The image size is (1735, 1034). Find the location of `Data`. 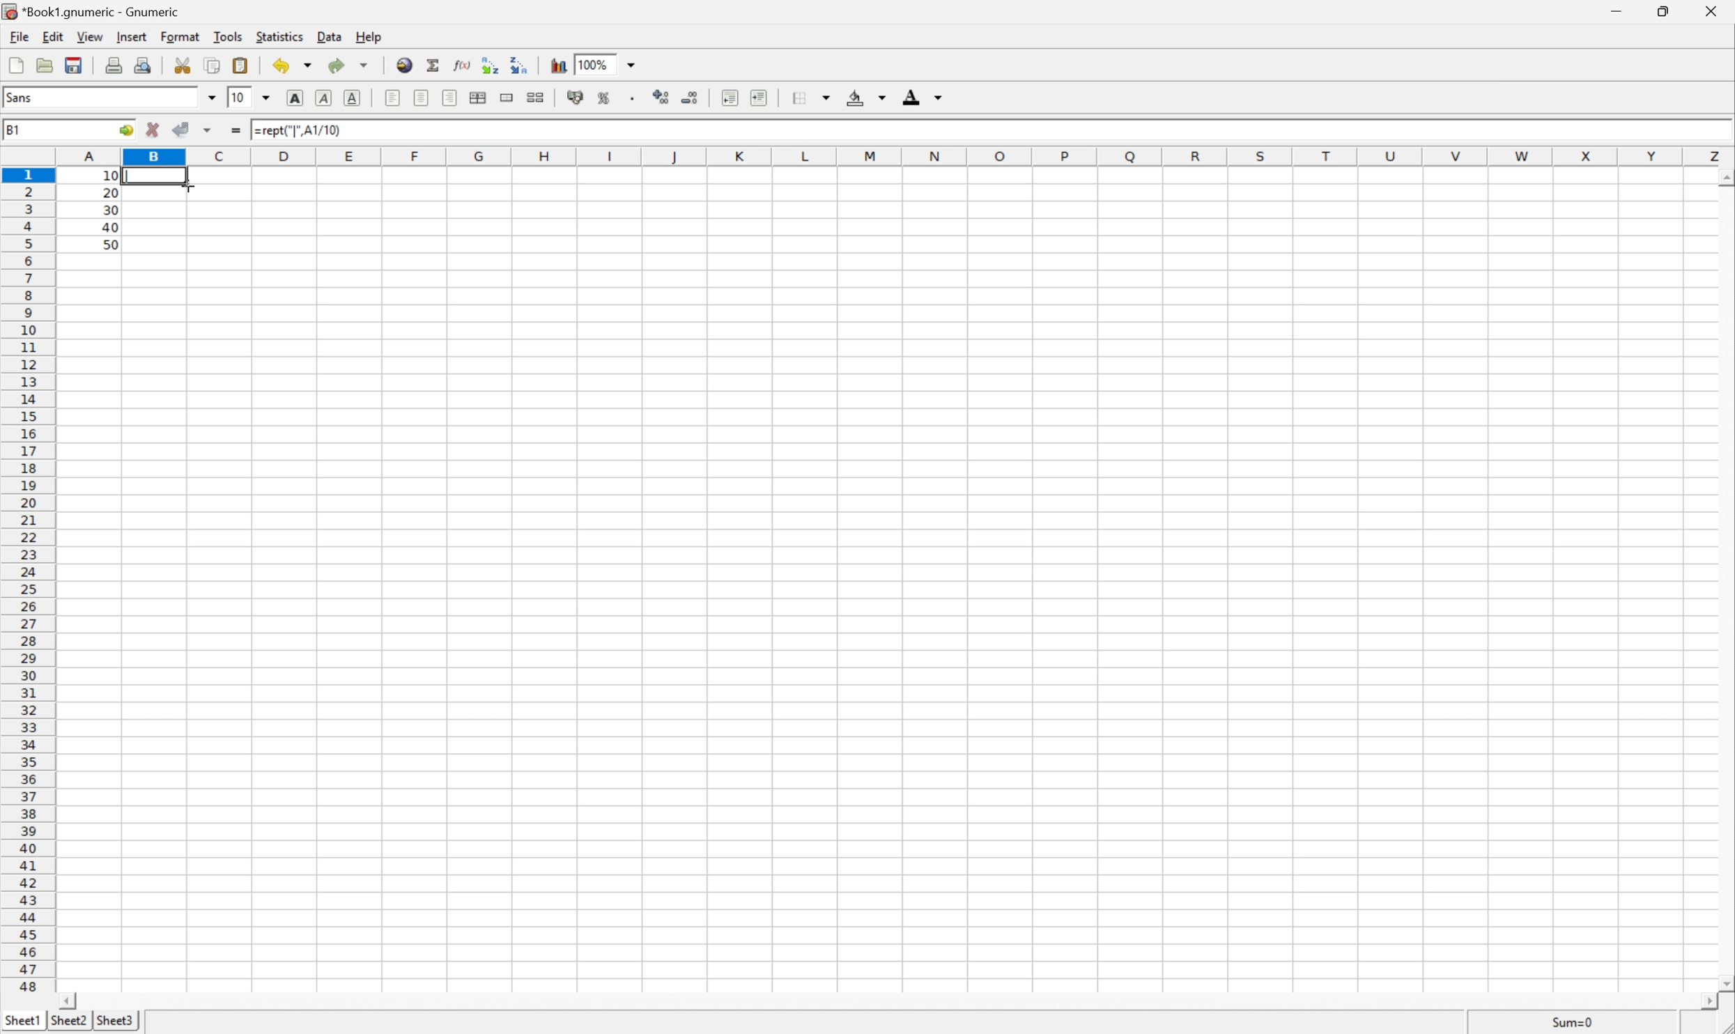

Data is located at coordinates (331, 37).